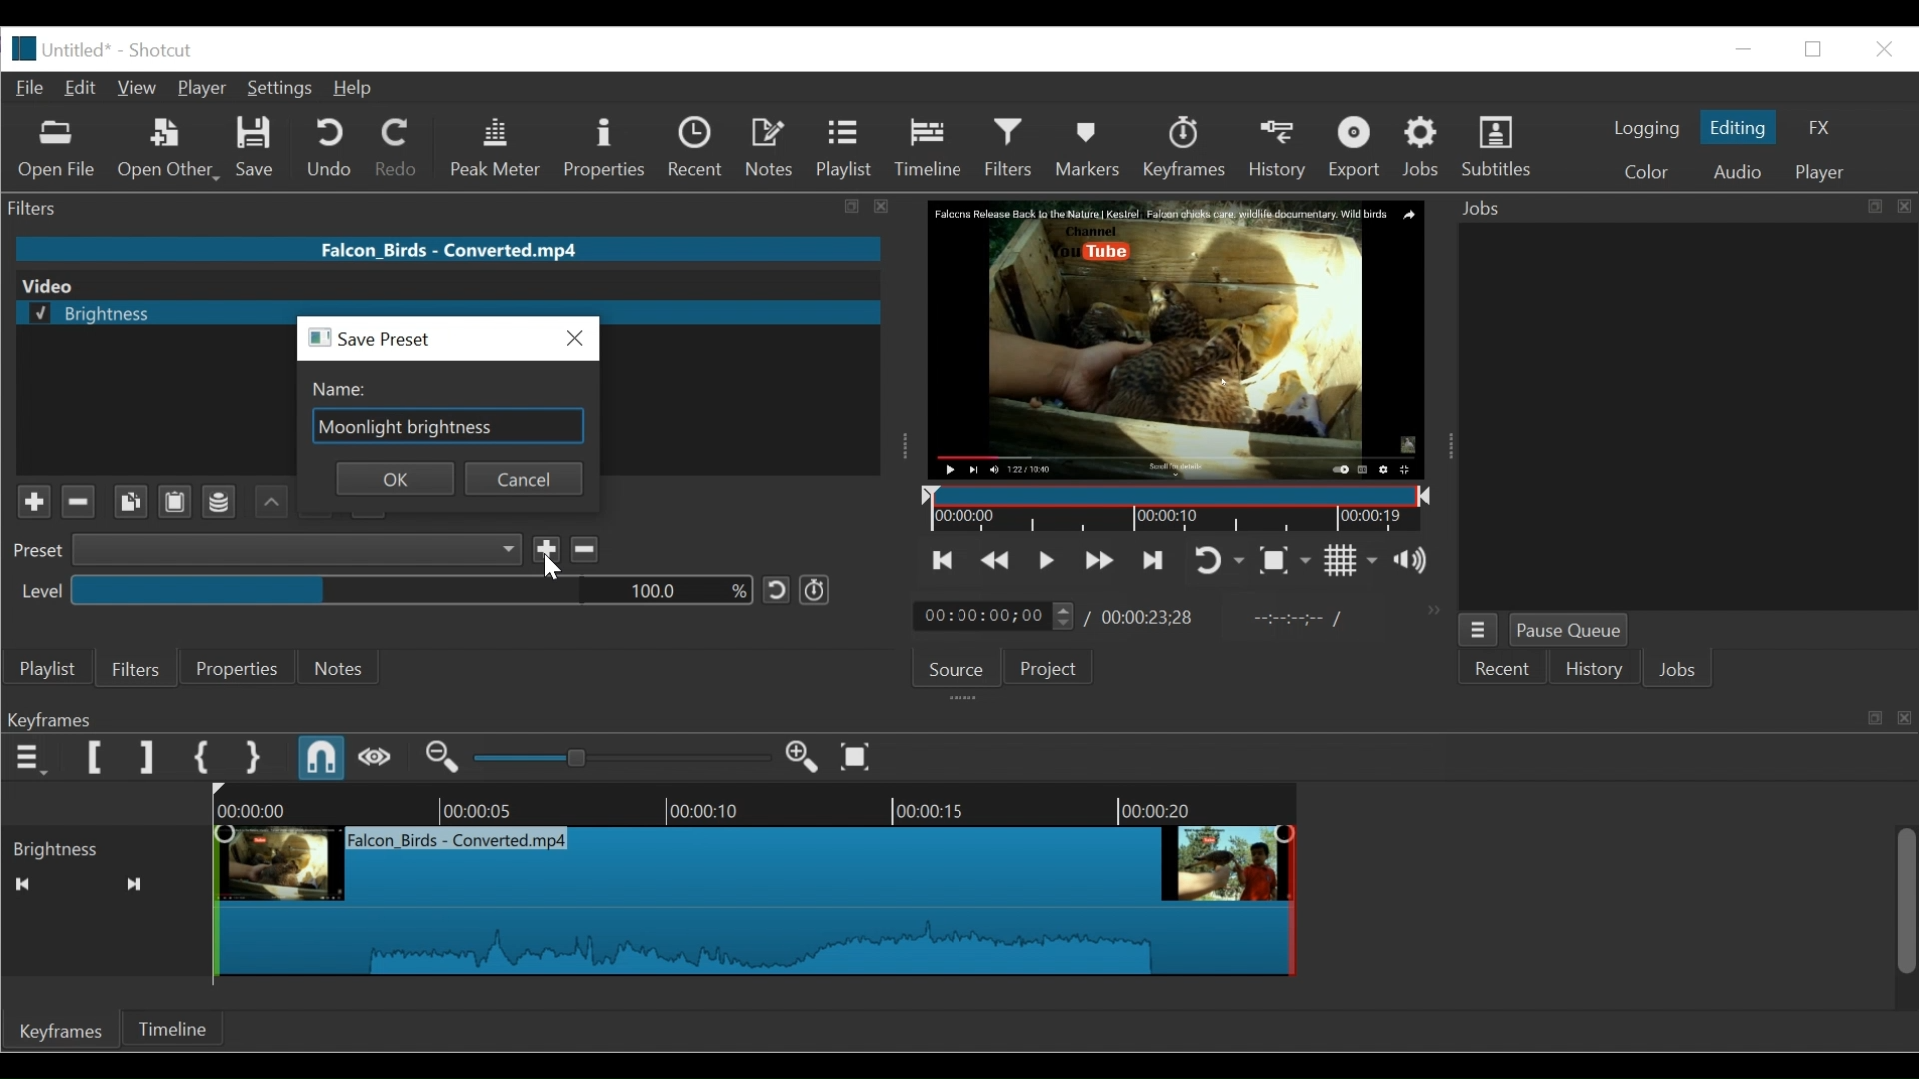 The image size is (1919, 1079). Describe the element at coordinates (993, 559) in the screenshot. I see `Play backward quickly` at that location.